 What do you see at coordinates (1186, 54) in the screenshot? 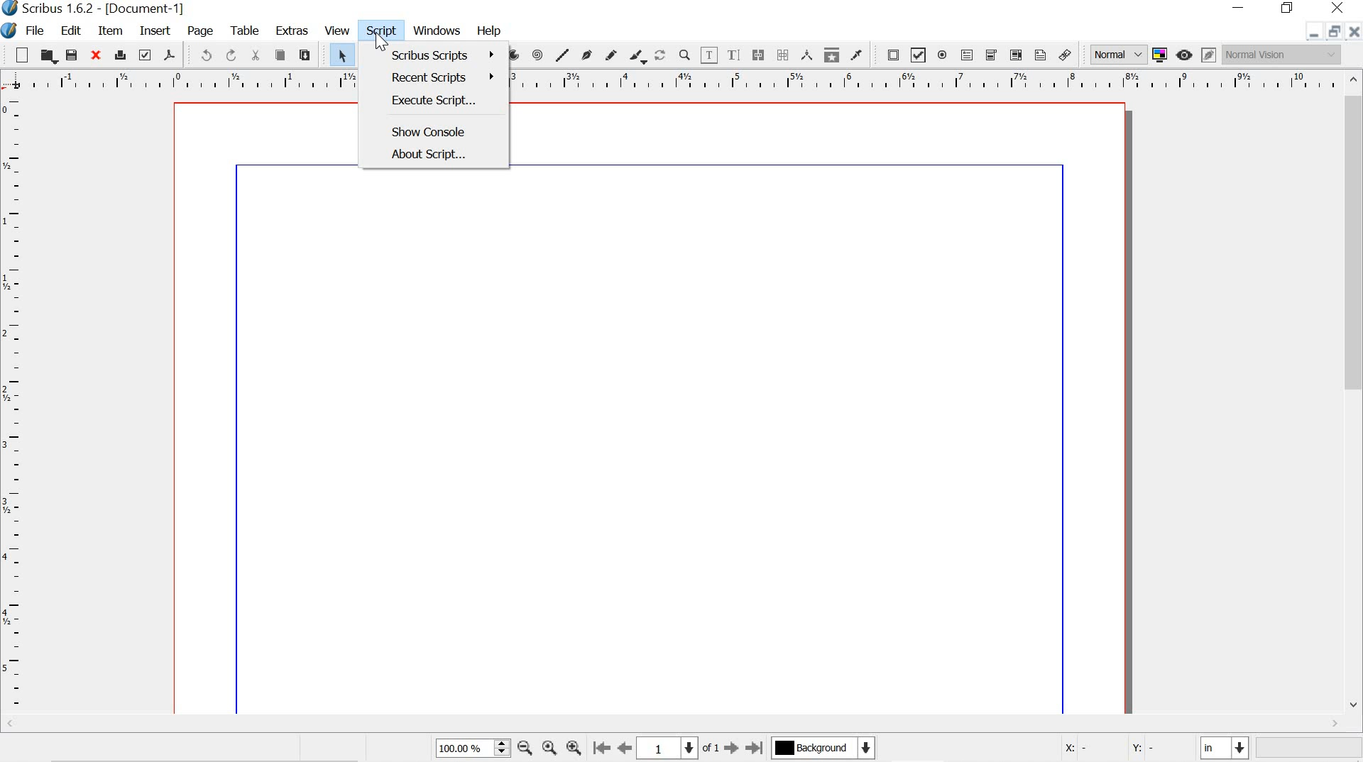
I see `preview mode` at bounding box center [1186, 54].